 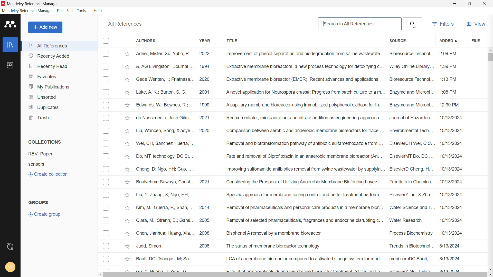 I want to click on checkbox, so click(x=106, y=41).